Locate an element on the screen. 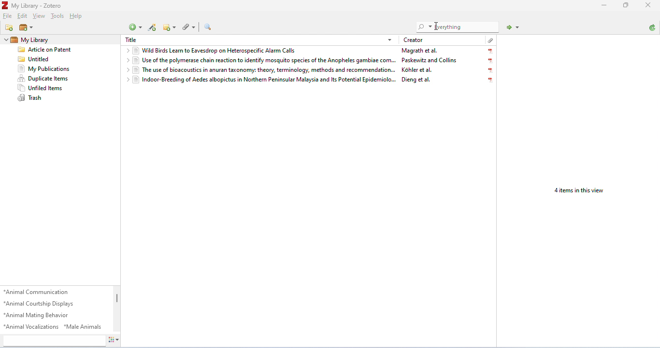  Close is located at coordinates (649, 5).